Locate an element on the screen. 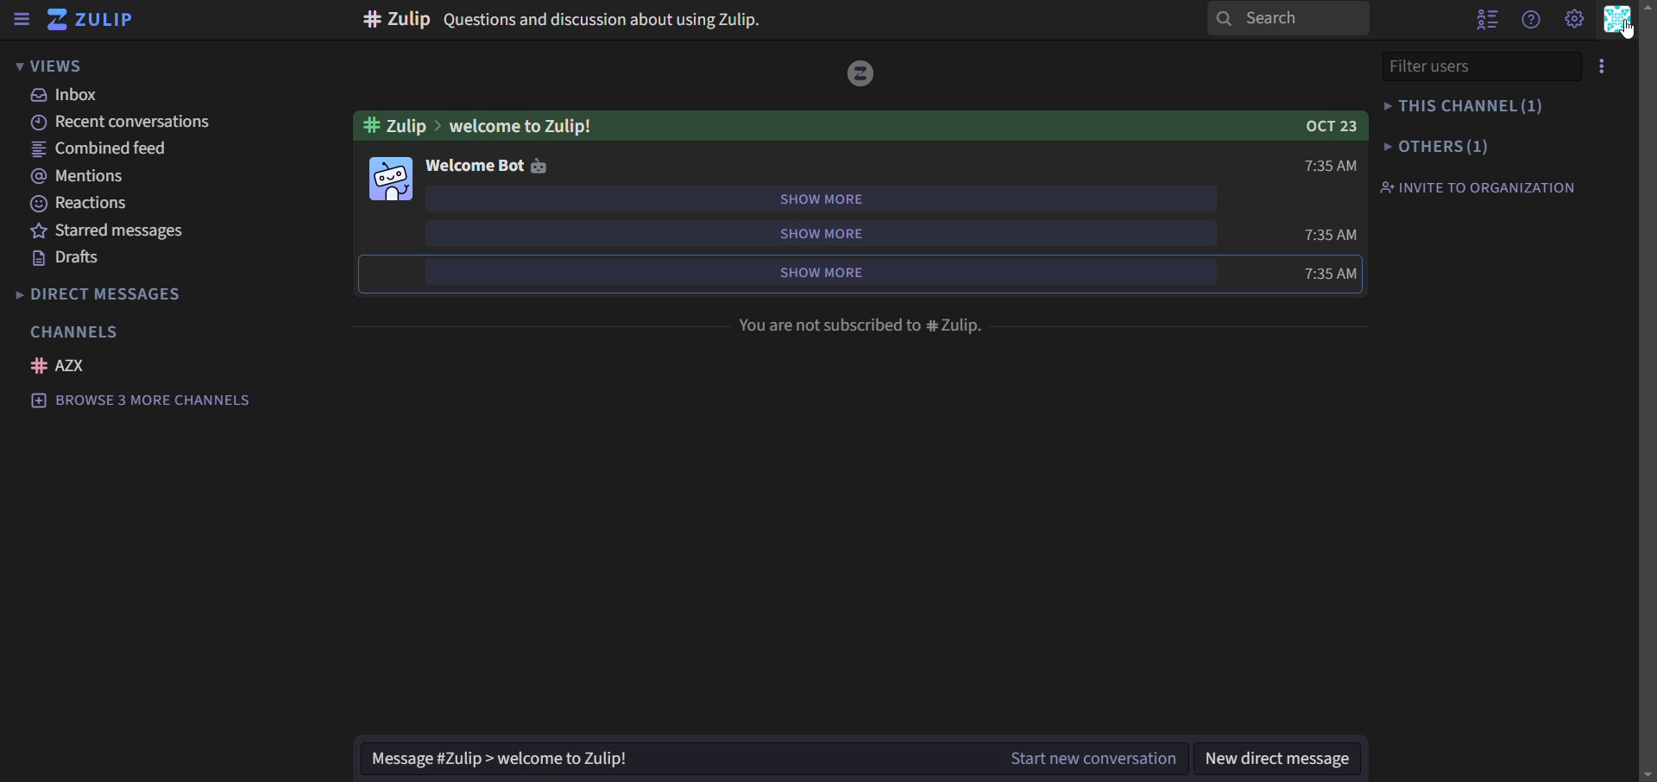 The width and height of the screenshot is (1657, 782). main menu is located at coordinates (1574, 18).